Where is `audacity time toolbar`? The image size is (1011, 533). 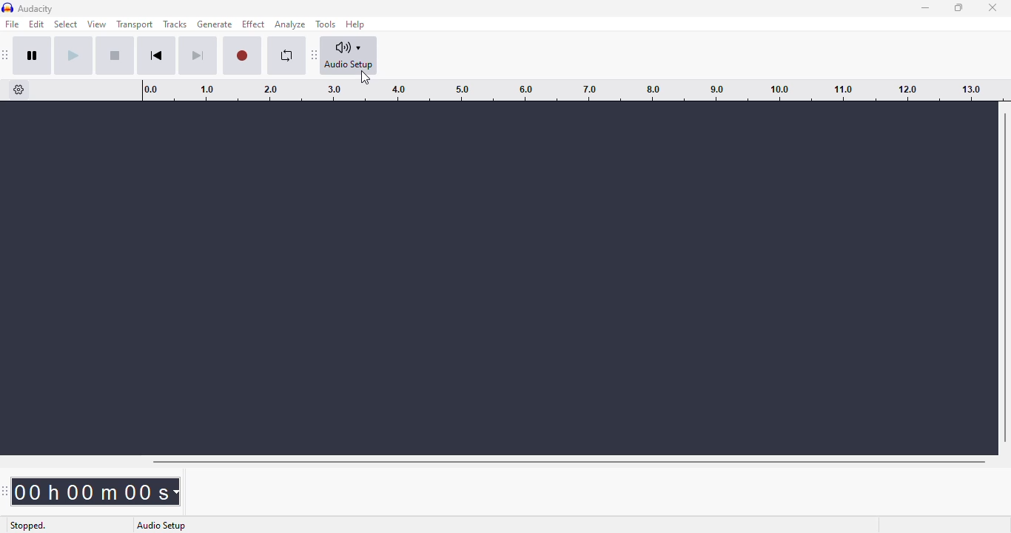
audacity time toolbar is located at coordinates (7, 491).